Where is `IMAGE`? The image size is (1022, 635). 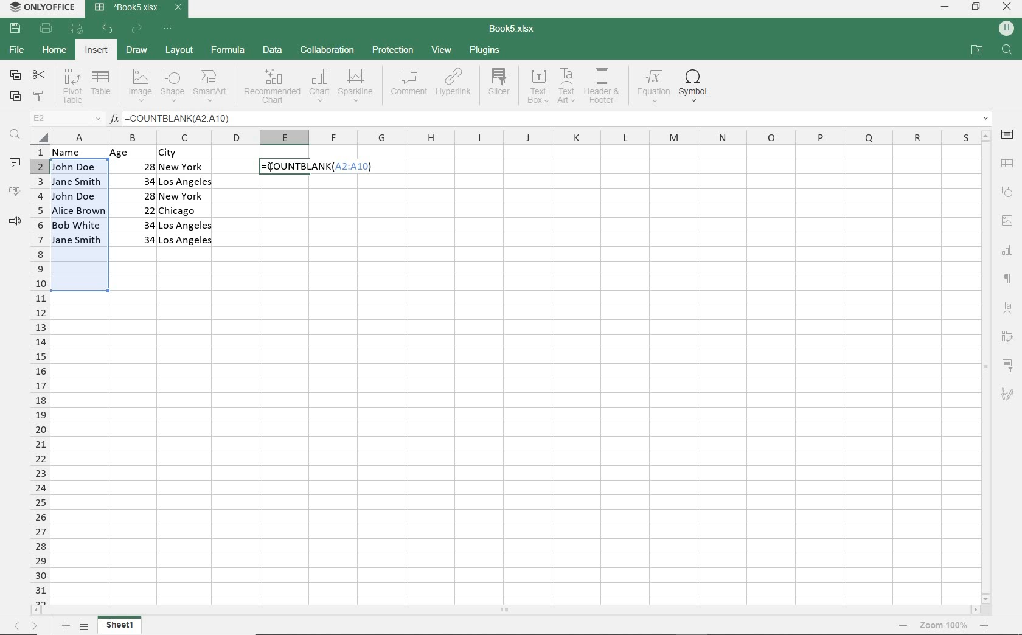
IMAGE is located at coordinates (138, 85).